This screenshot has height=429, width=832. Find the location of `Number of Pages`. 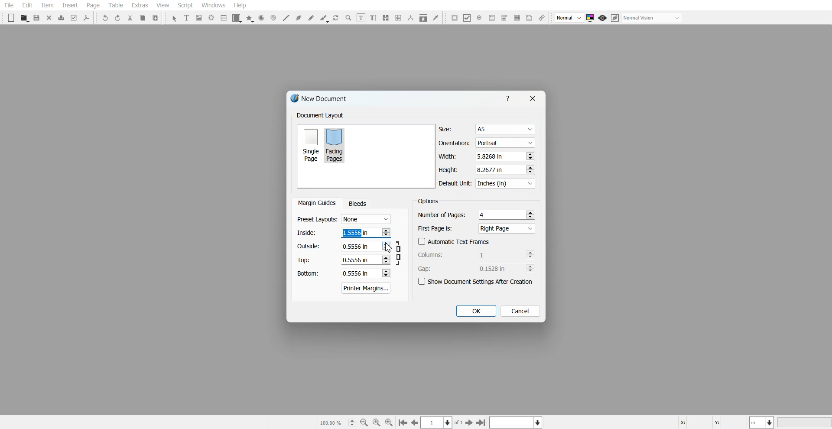

Number of Pages is located at coordinates (476, 214).